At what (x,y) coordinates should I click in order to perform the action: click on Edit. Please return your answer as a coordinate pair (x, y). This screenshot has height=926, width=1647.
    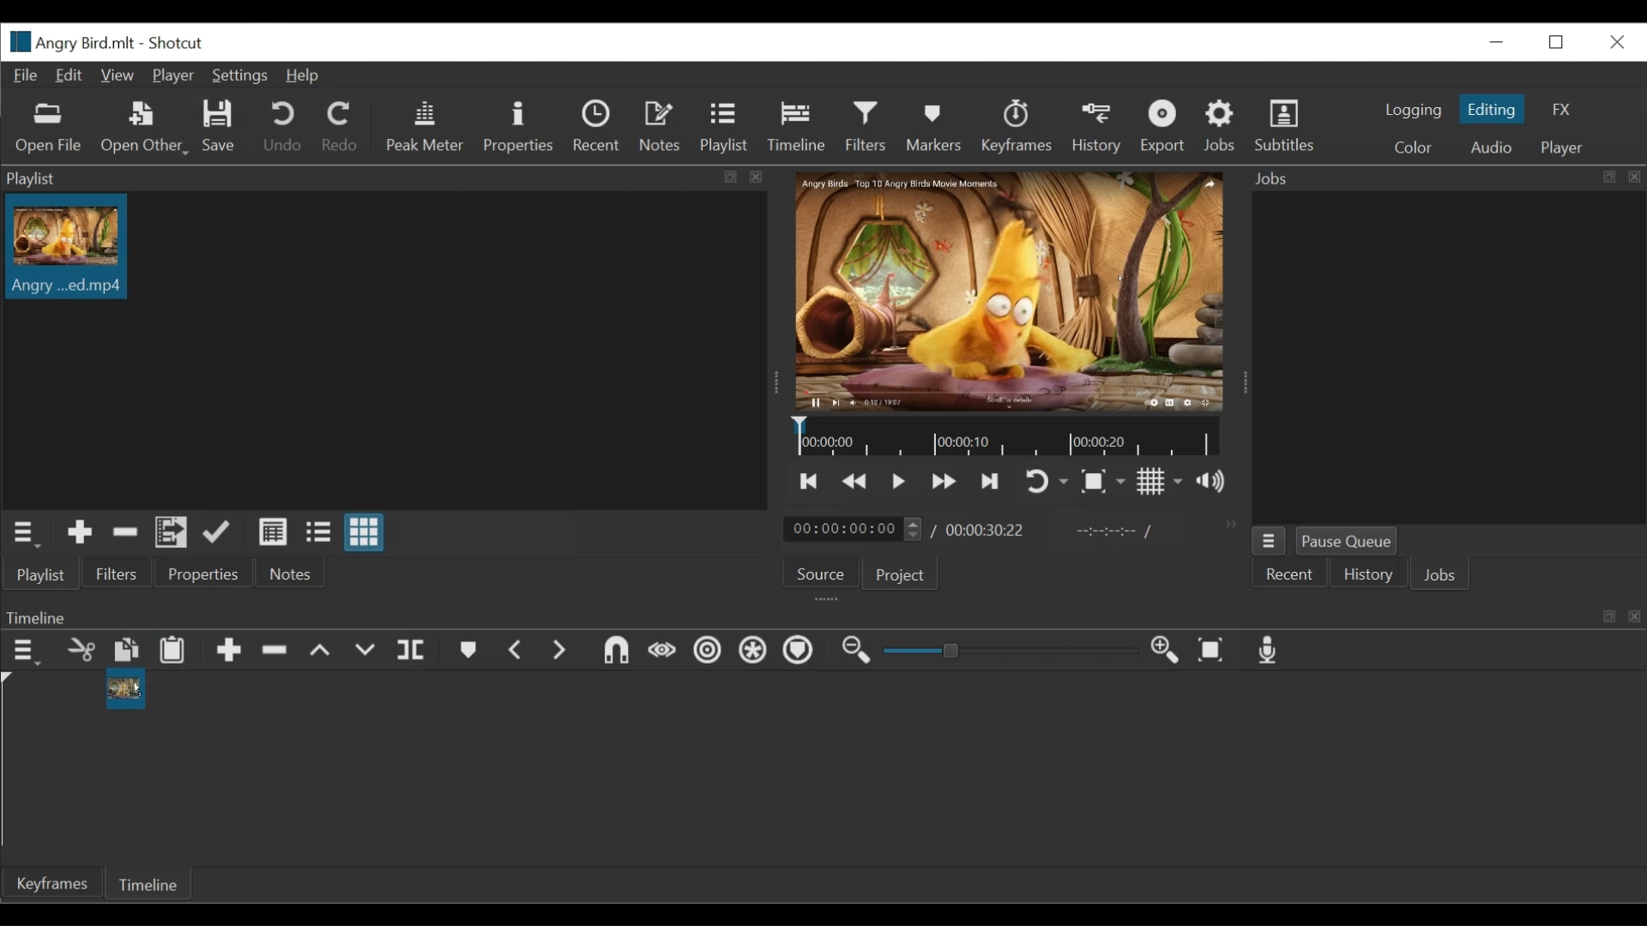
    Looking at the image, I should click on (69, 76).